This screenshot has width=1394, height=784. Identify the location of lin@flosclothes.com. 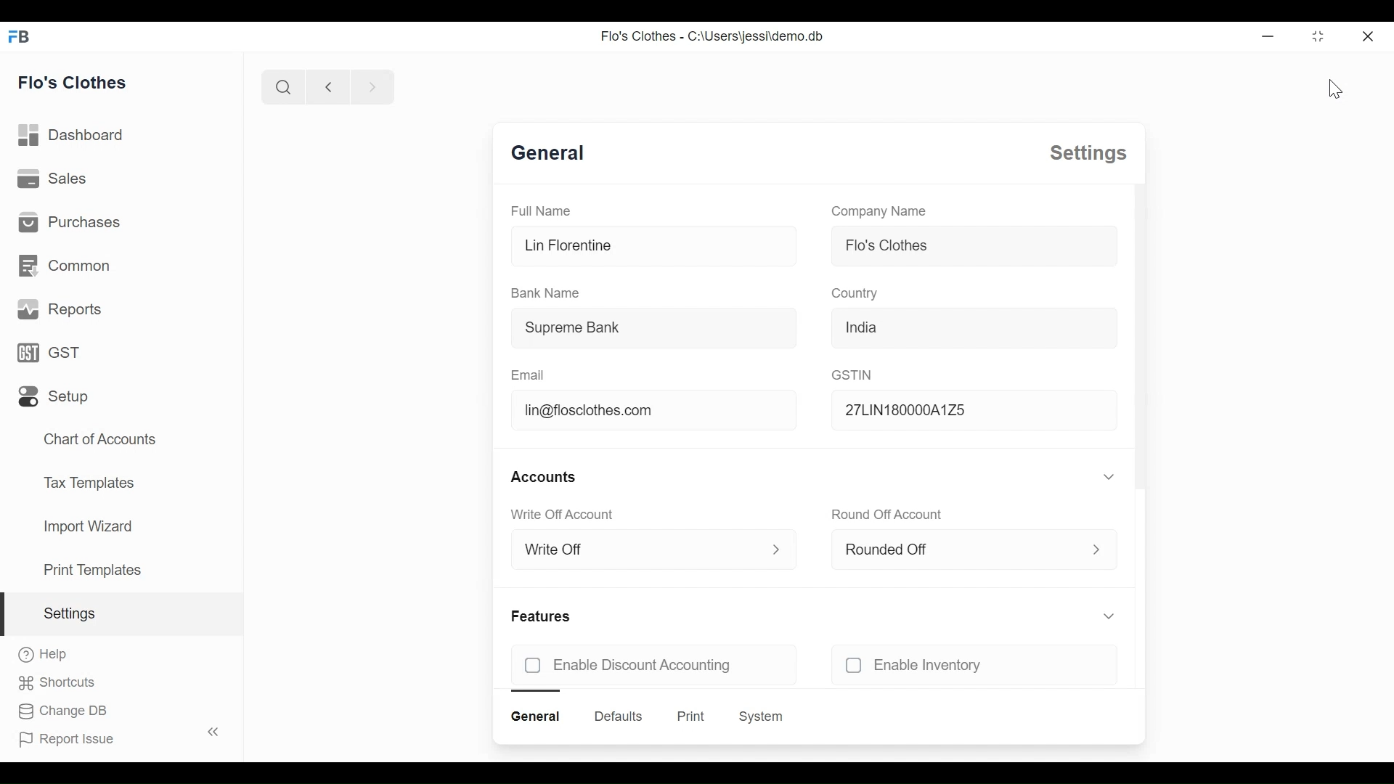
(584, 409).